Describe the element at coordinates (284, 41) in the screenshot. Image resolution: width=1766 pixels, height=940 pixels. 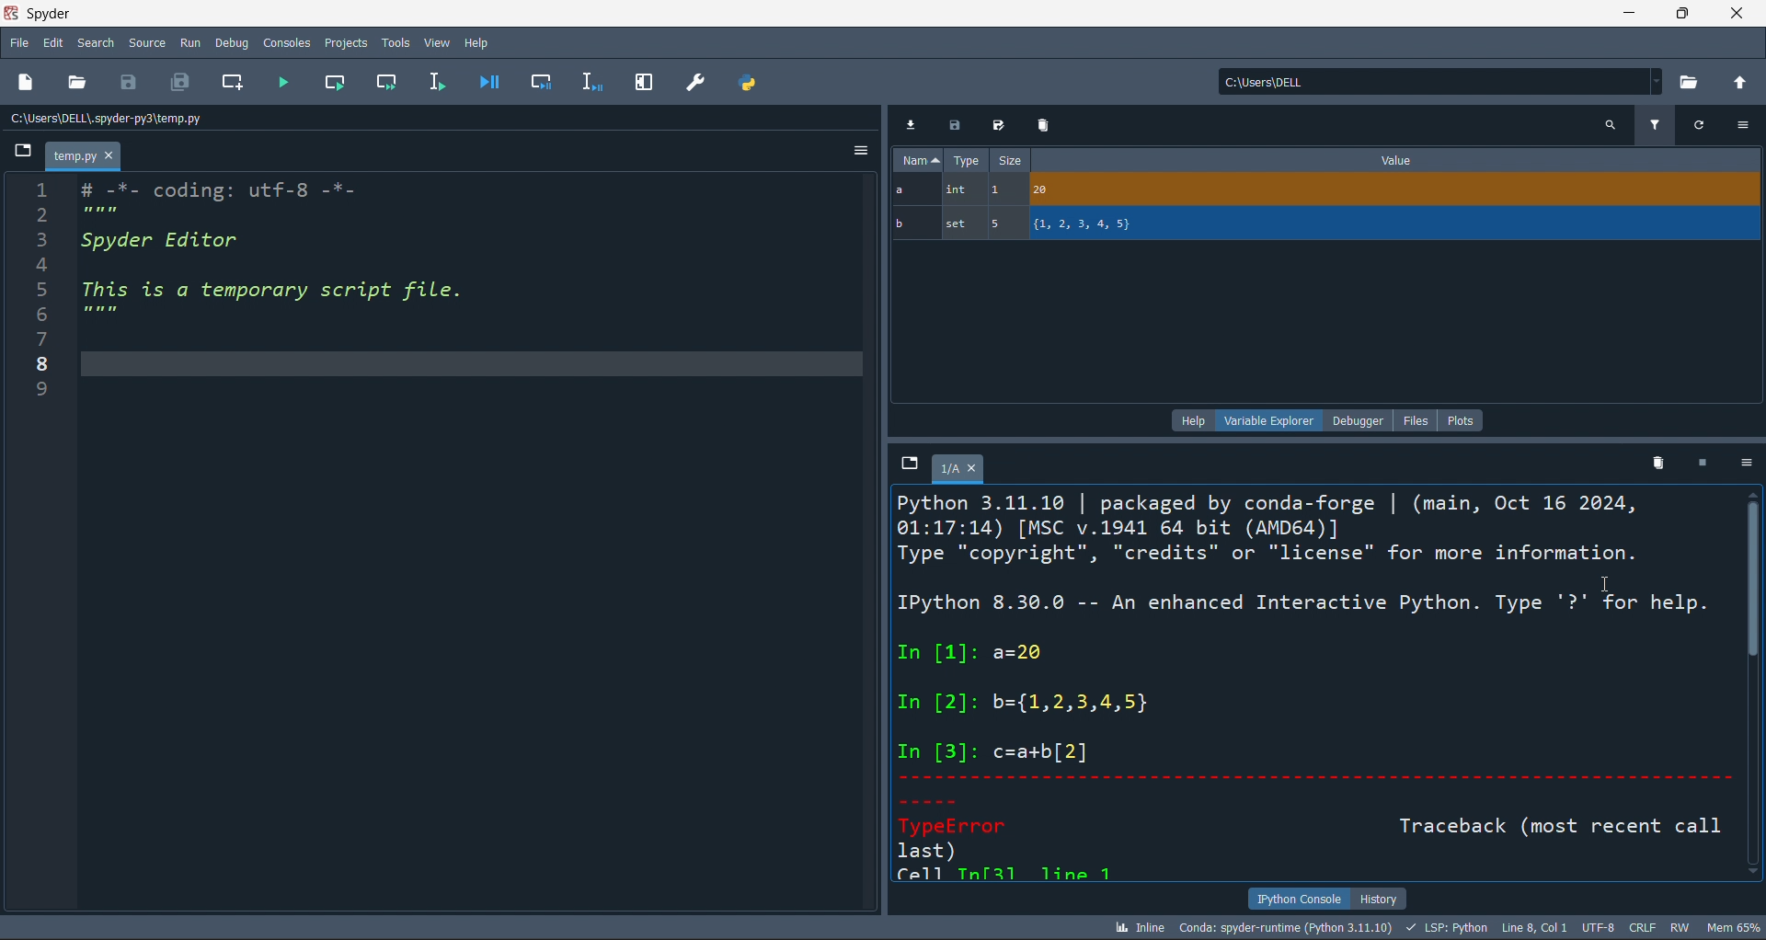
I see `consoles` at that location.